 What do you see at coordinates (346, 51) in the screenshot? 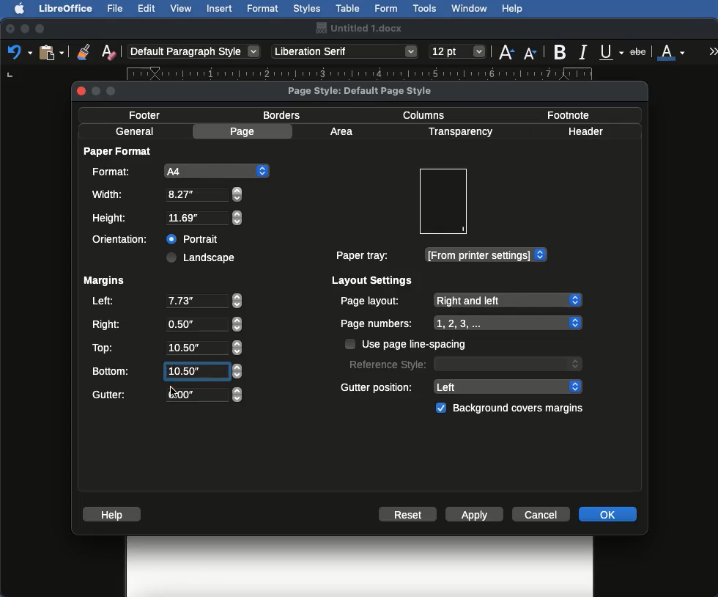
I see `Font style` at bounding box center [346, 51].